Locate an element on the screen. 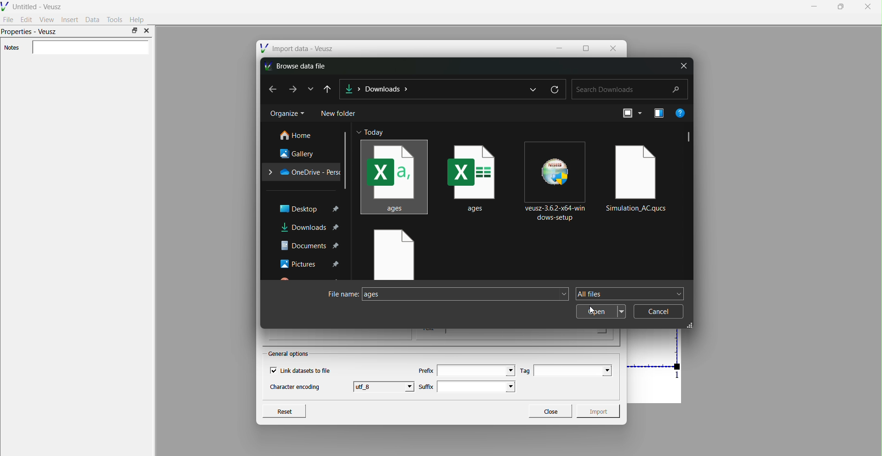 This screenshot has width=882, height=456. General options. is located at coordinates (290, 354).